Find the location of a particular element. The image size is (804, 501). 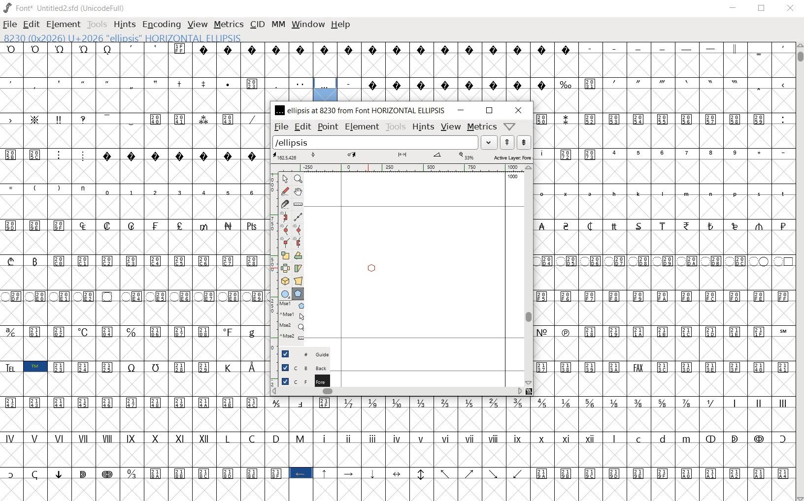

TOOLS is located at coordinates (98, 24).